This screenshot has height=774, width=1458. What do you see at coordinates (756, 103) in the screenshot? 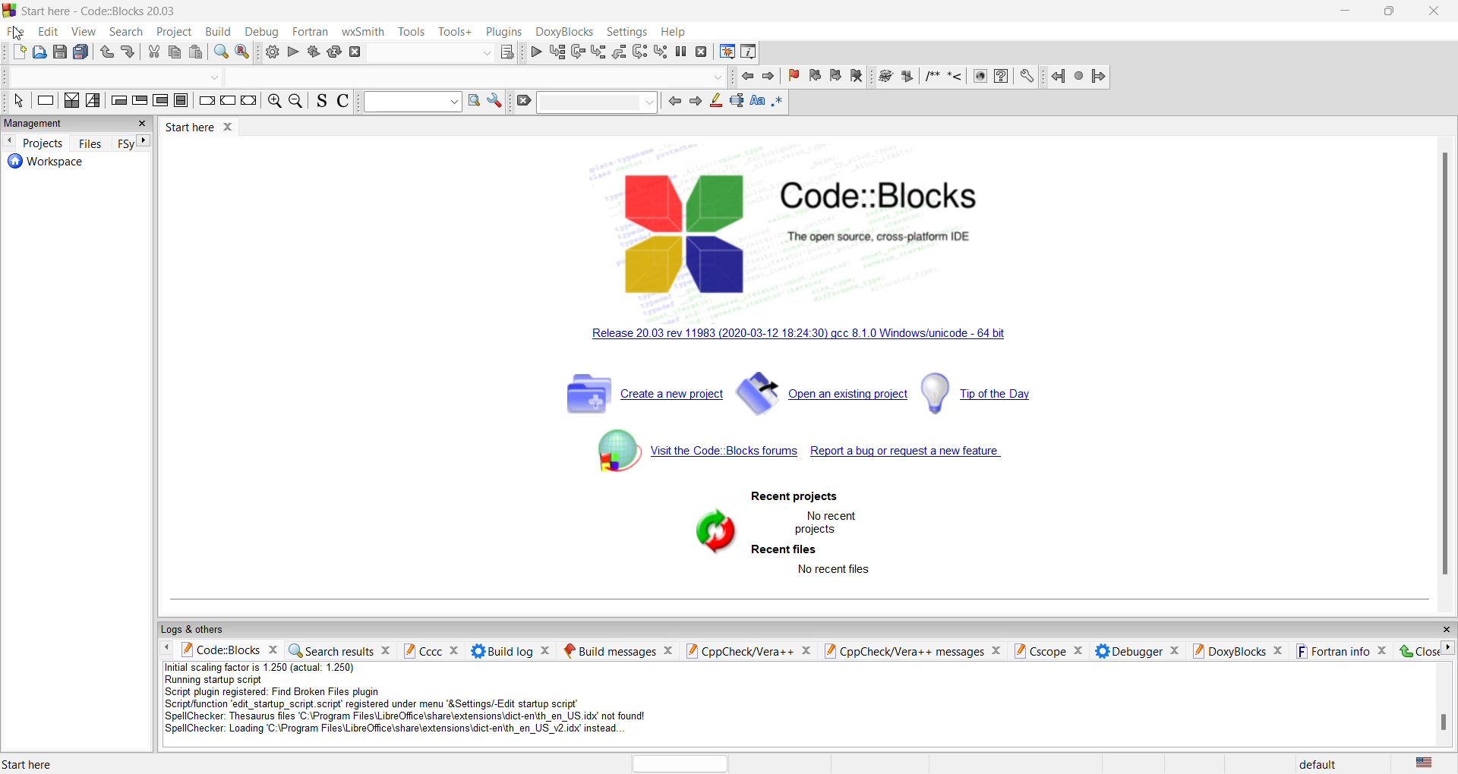
I see `match case` at bounding box center [756, 103].